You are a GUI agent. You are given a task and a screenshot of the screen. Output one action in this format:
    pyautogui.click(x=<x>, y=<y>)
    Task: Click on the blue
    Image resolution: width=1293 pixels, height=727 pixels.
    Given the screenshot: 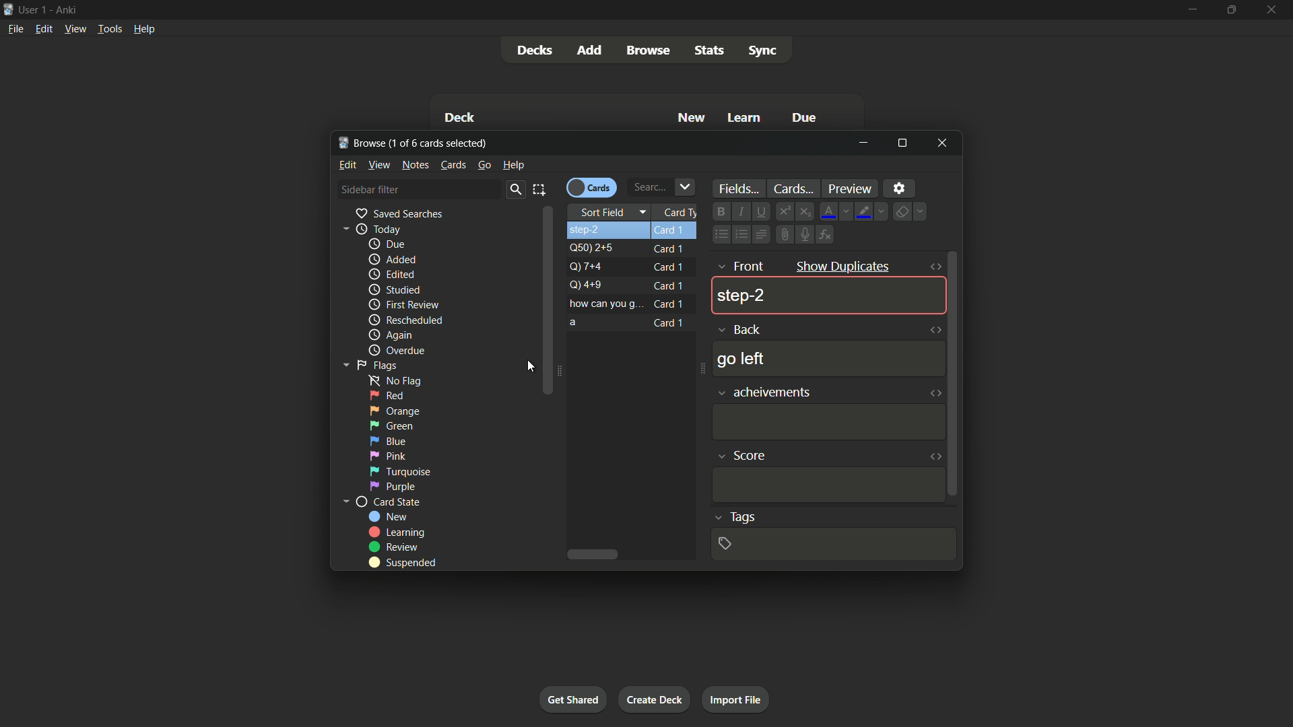 What is the action you would take?
    pyautogui.click(x=387, y=441)
    